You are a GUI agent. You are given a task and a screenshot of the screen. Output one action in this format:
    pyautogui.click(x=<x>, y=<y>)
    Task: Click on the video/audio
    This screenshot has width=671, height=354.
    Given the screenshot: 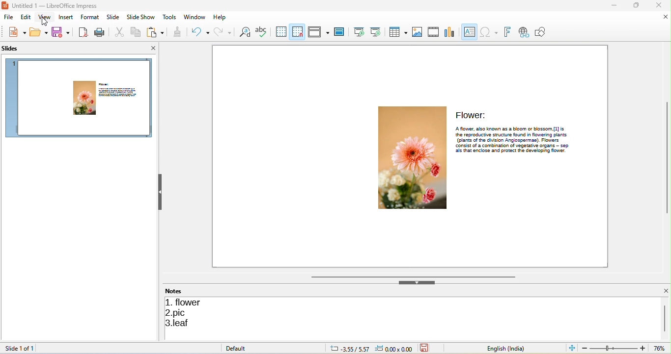 What is the action you would take?
    pyautogui.click(x=433, y=31)
    